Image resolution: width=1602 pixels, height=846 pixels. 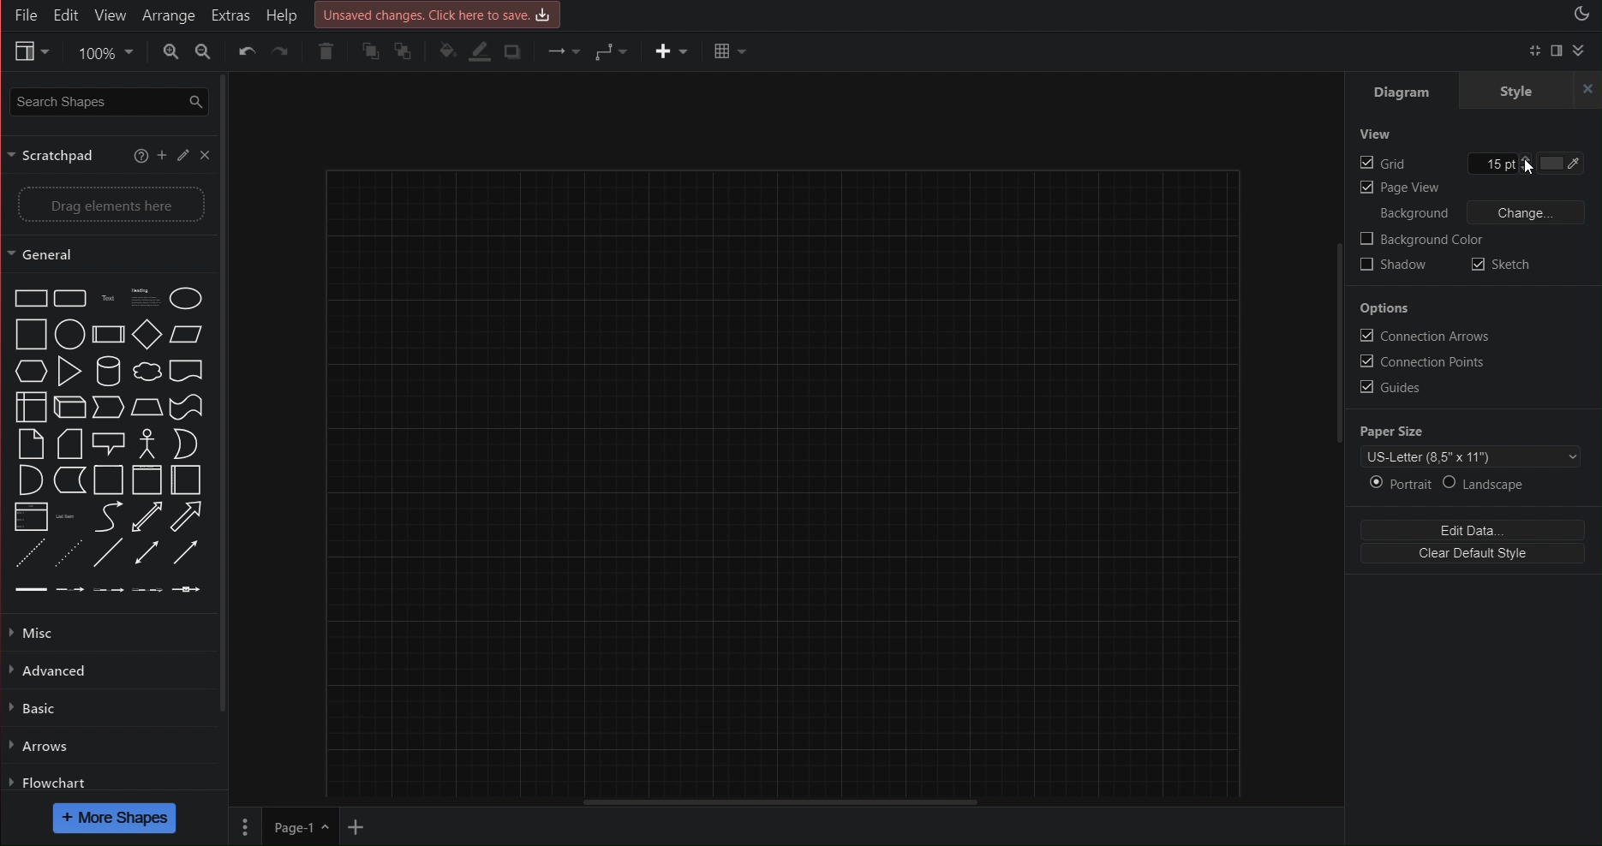 What do you see at coordinates (1531, 92) in the screenshot?
I see `Style` at bounding box center [1531, 92].